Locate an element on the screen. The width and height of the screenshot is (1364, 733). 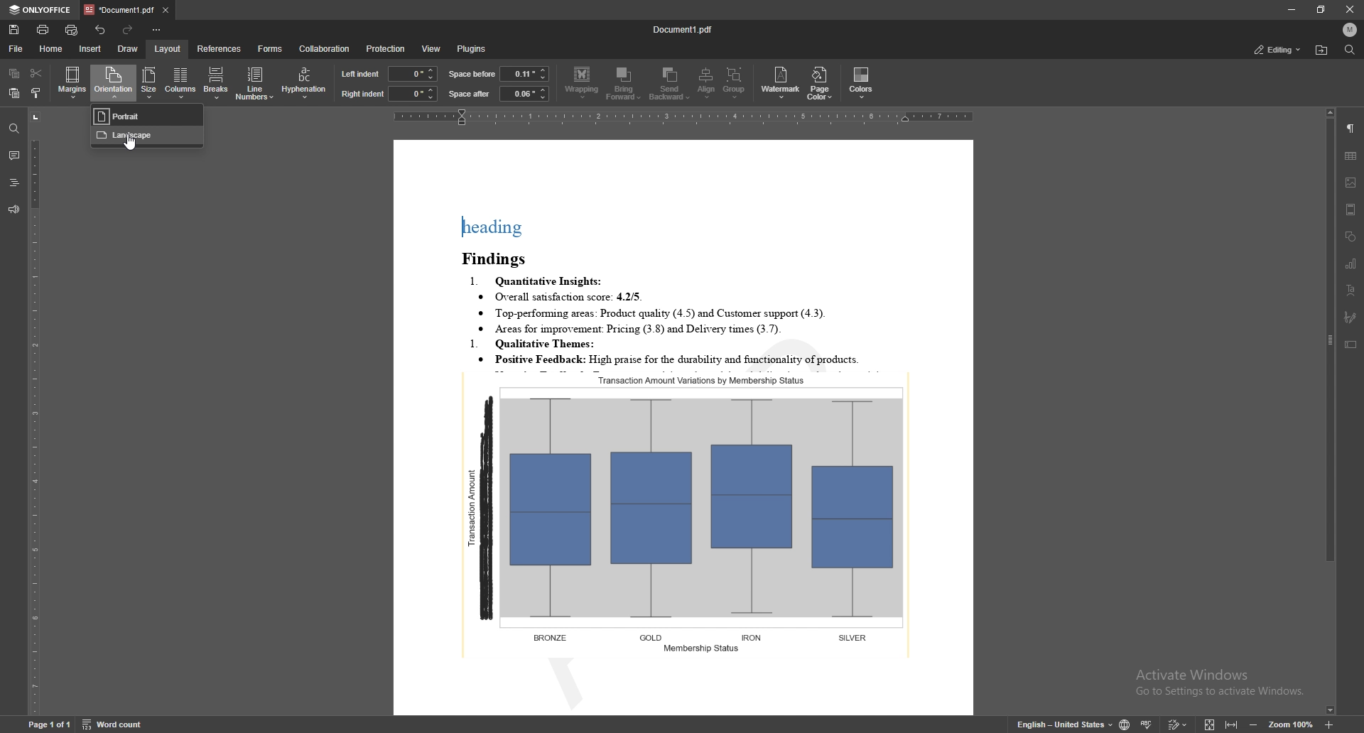
text box is located at coordinates (1351, 344).